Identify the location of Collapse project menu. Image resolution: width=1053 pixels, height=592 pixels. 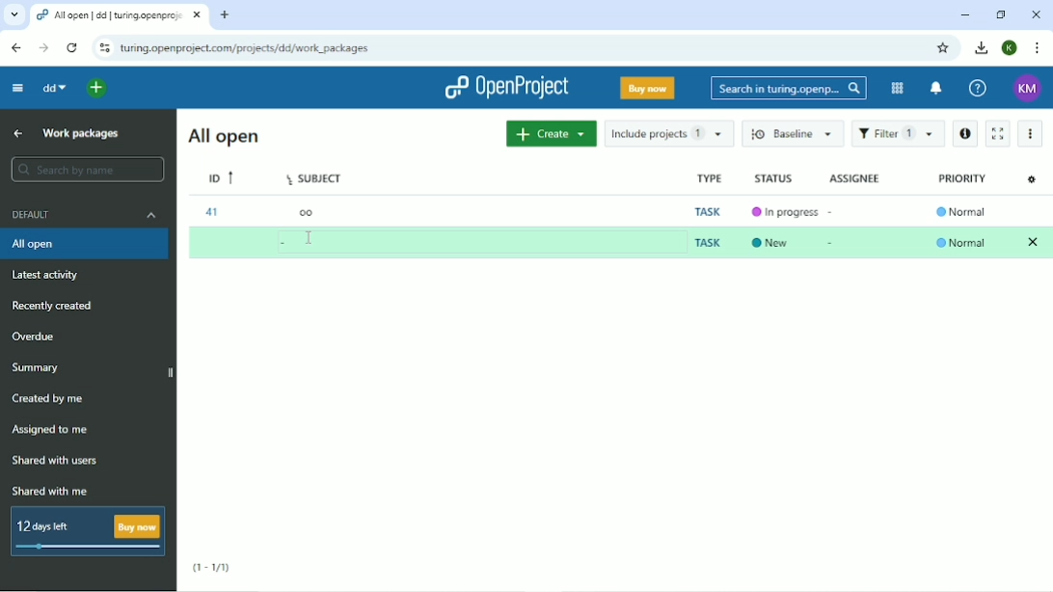
(18, 89).